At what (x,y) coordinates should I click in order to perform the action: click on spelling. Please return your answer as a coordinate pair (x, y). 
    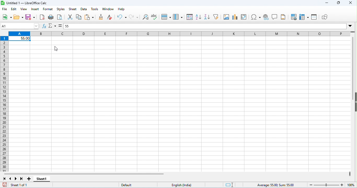
    Looking at the image, I should click on (154, 17).